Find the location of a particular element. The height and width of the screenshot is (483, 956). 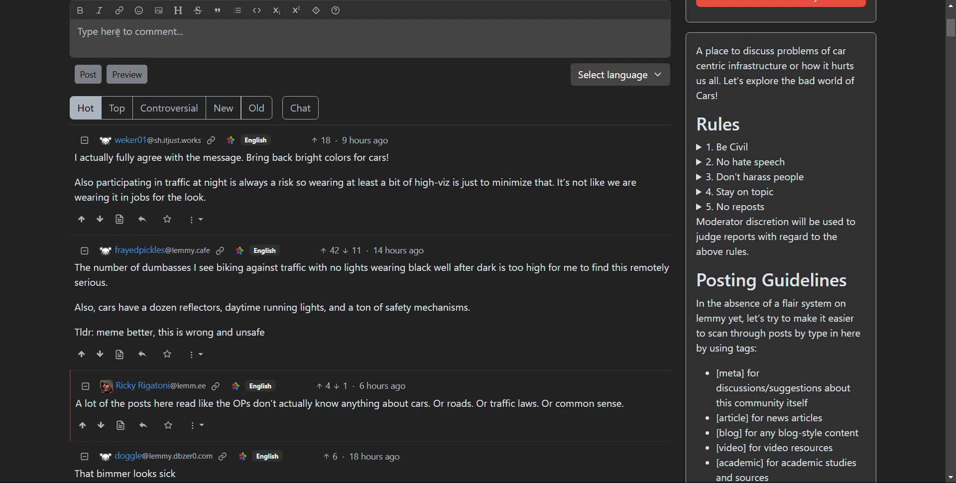

top is located at coordinates (117, 108).